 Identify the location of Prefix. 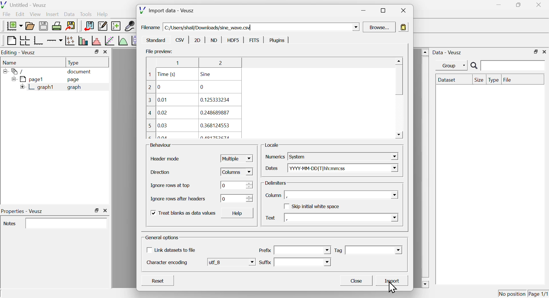
(265, 250).